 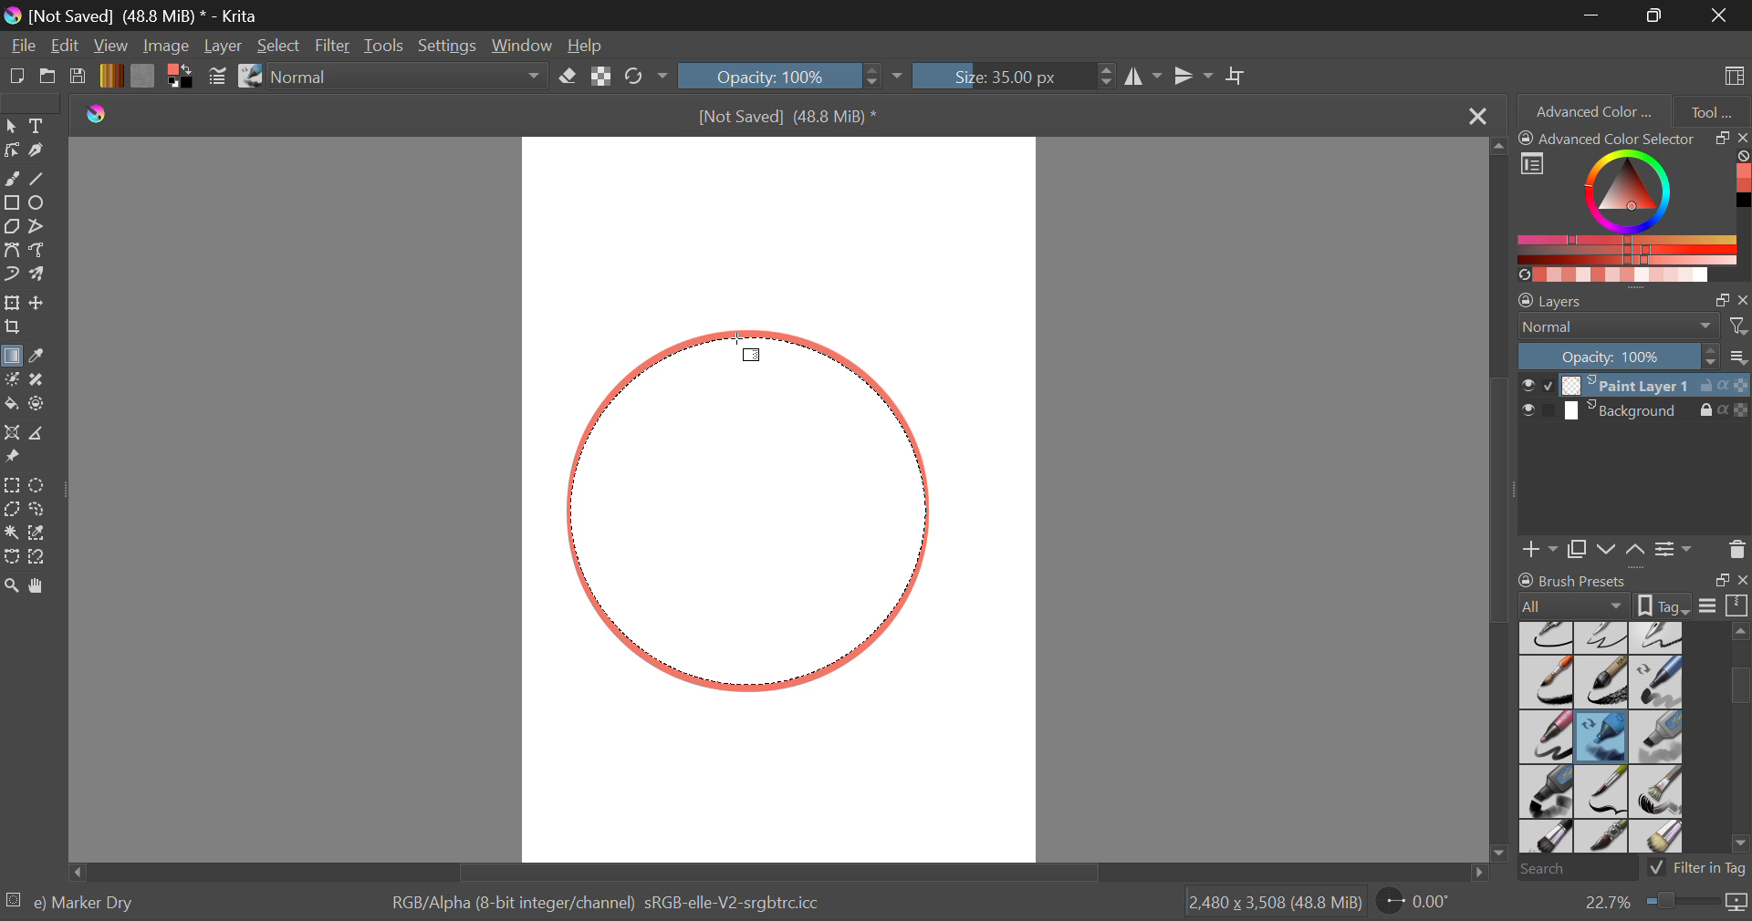 What do you see at coordinates (1658, 737) in the screenshot?
I see `Marker Medium` at bounding box center [1658, 737].